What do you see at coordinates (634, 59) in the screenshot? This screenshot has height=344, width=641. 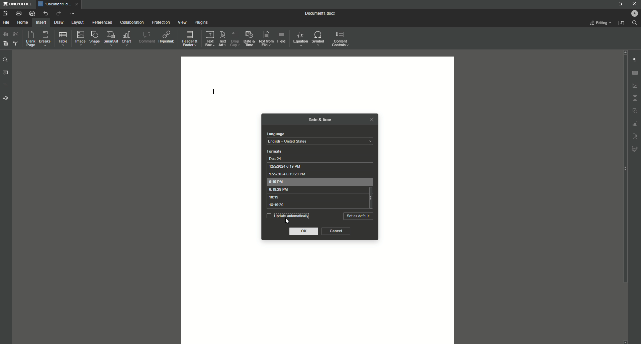 I see `Paragraph Settings` at bounding box center [634, 59].